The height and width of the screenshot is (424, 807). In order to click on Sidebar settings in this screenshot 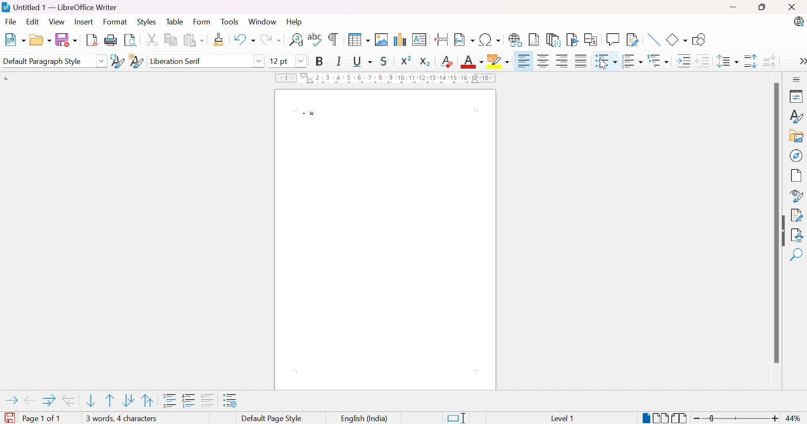, I will do `click(797, 79)`.